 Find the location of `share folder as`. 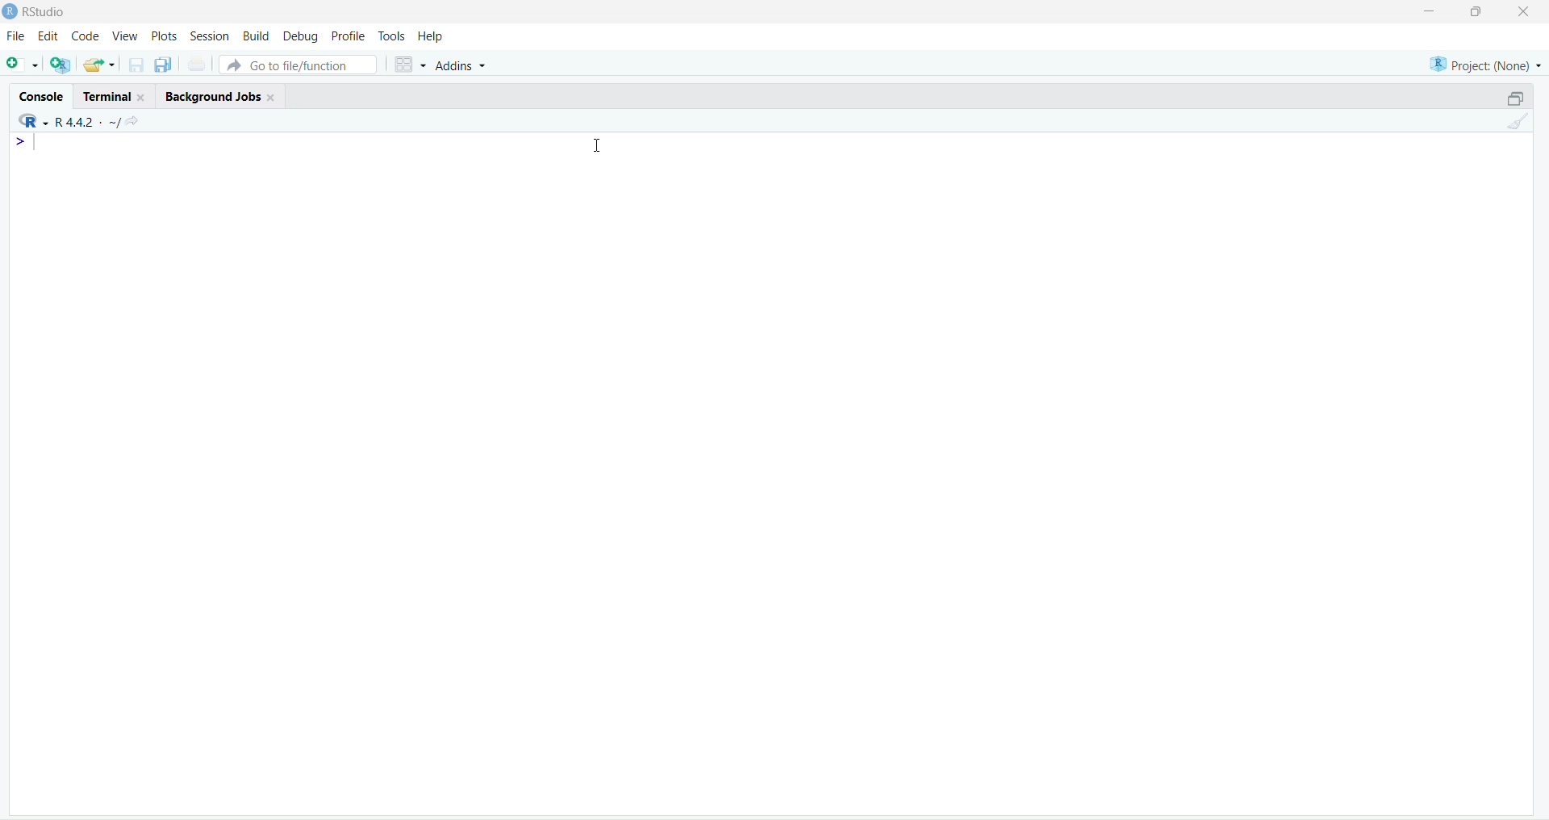

share folder as is located at coordinates (98, 64).